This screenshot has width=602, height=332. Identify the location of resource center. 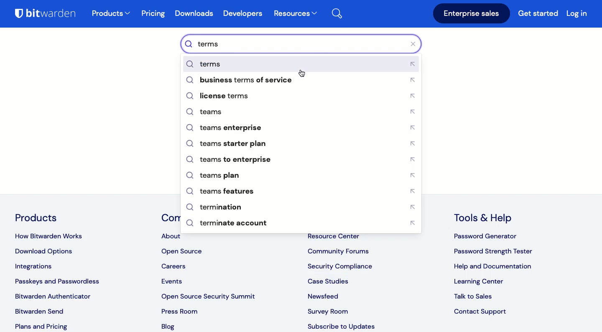
(337, 235).